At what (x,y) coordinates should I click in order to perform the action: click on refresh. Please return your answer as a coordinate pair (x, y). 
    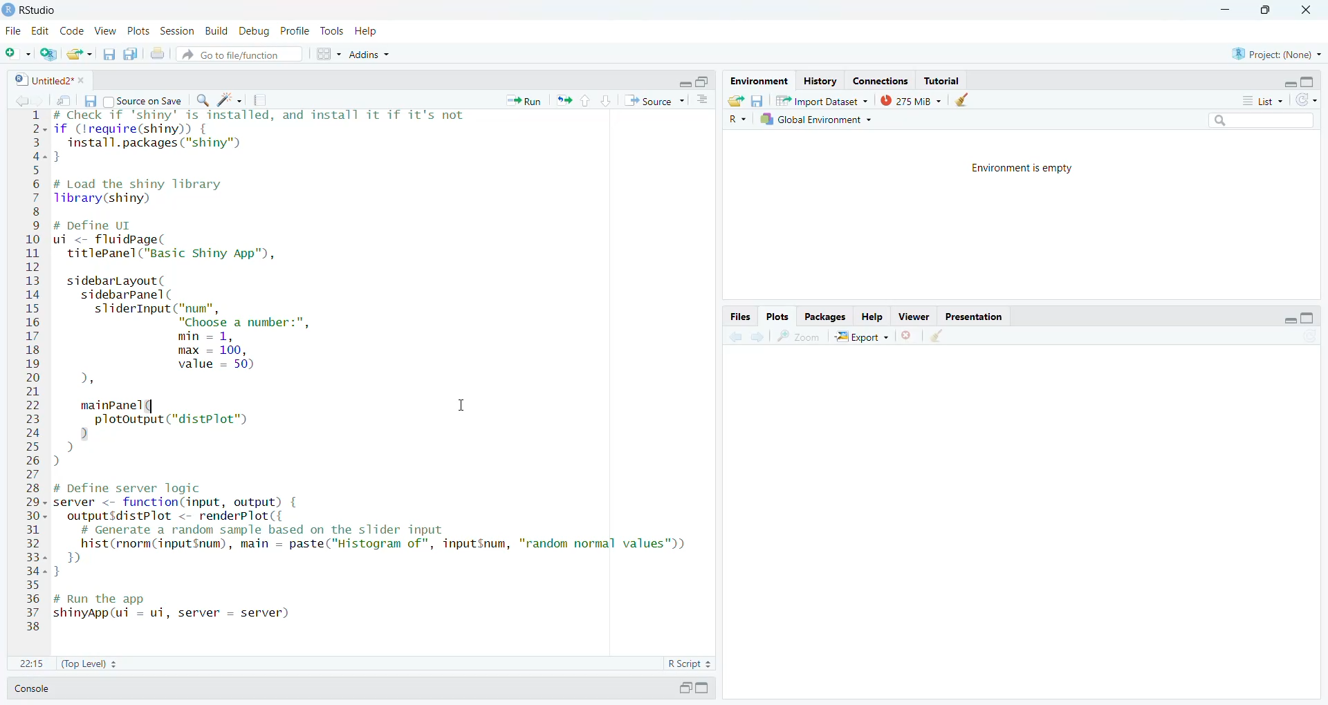
    Looking at the image, I should click on (1310, 336).